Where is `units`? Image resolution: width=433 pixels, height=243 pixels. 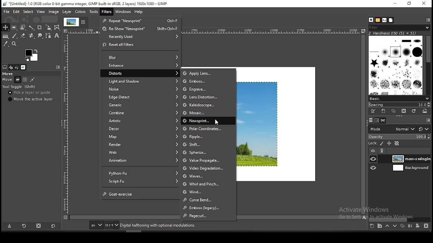
units is located at coordinates (96, 225).